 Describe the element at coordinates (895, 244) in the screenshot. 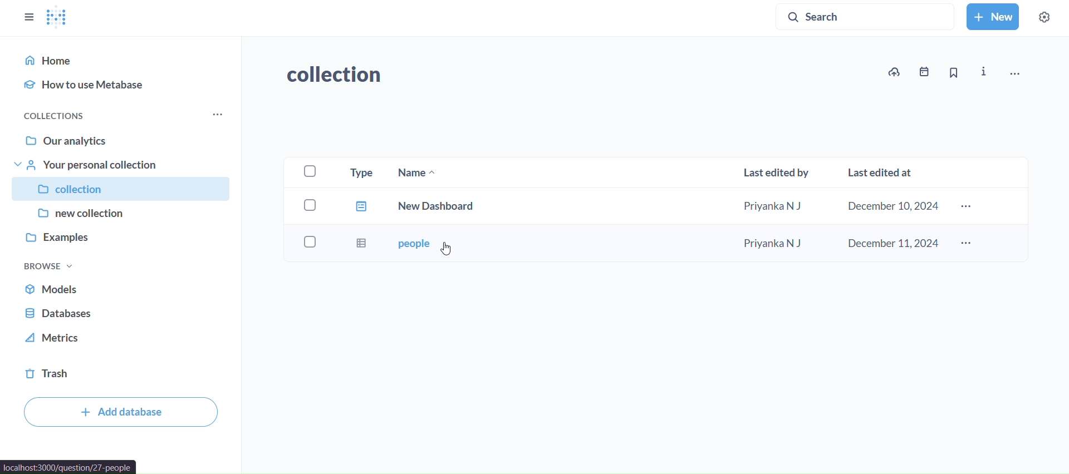

I see `december 11,2024` at that location.